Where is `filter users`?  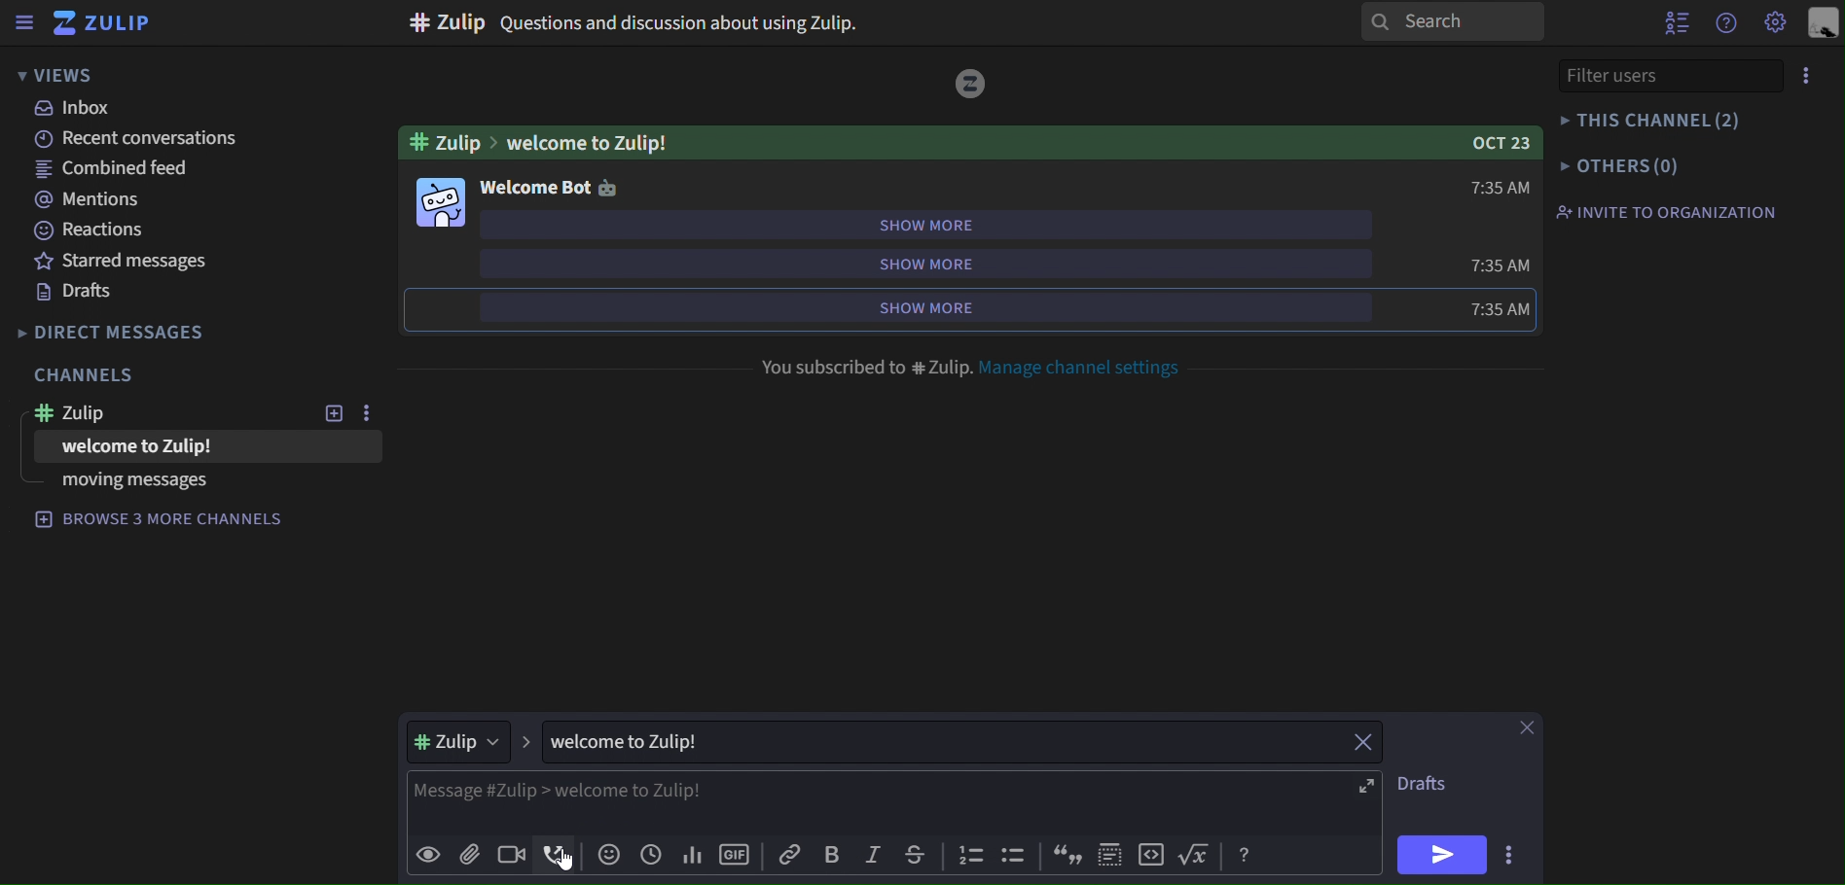
filter users is located at coordinates (1637, 76).